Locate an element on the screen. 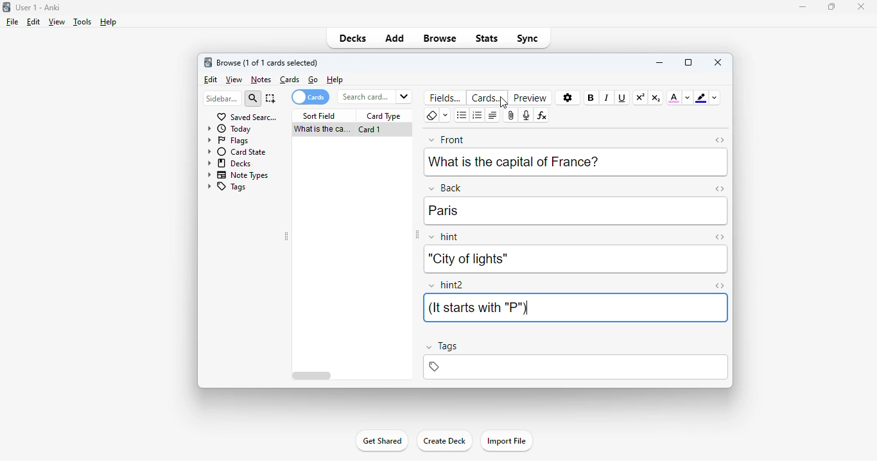  bold is located at coordinates (590, 97).